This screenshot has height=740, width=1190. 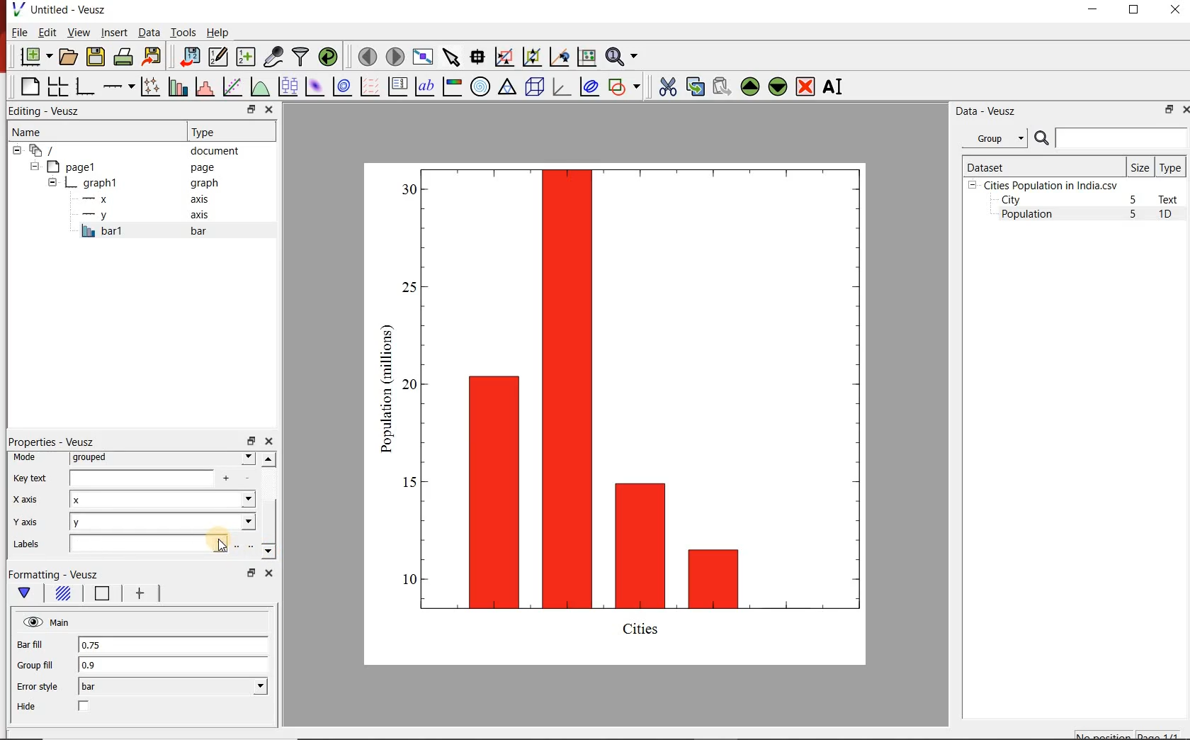 I want to click on move the selected widget down, so click(x=778, y=86).